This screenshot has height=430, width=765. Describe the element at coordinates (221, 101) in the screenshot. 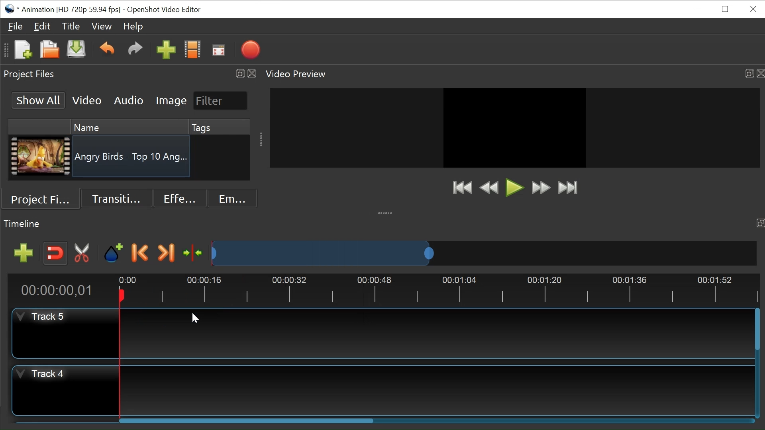

I see `Filter` at that location.